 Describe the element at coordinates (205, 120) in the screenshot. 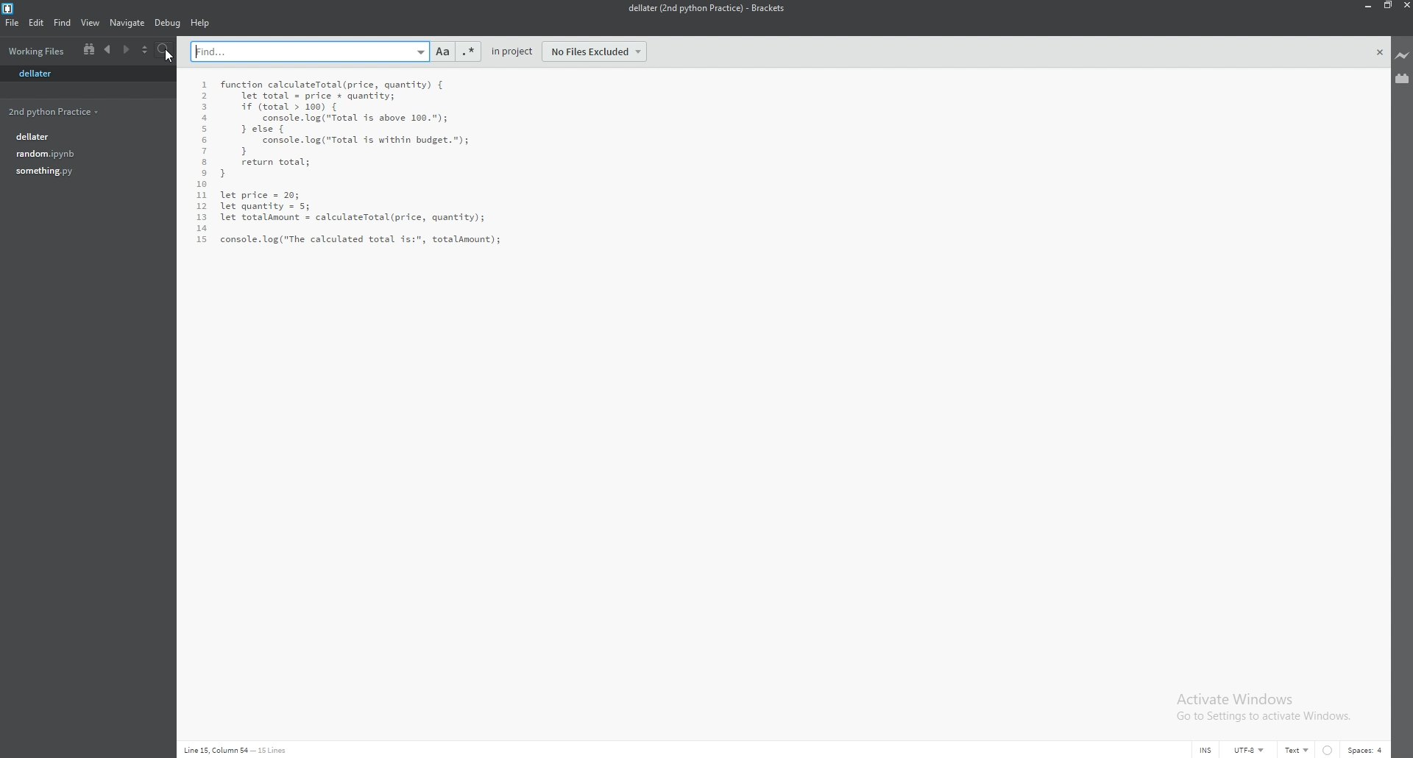

I see `4` at that location.